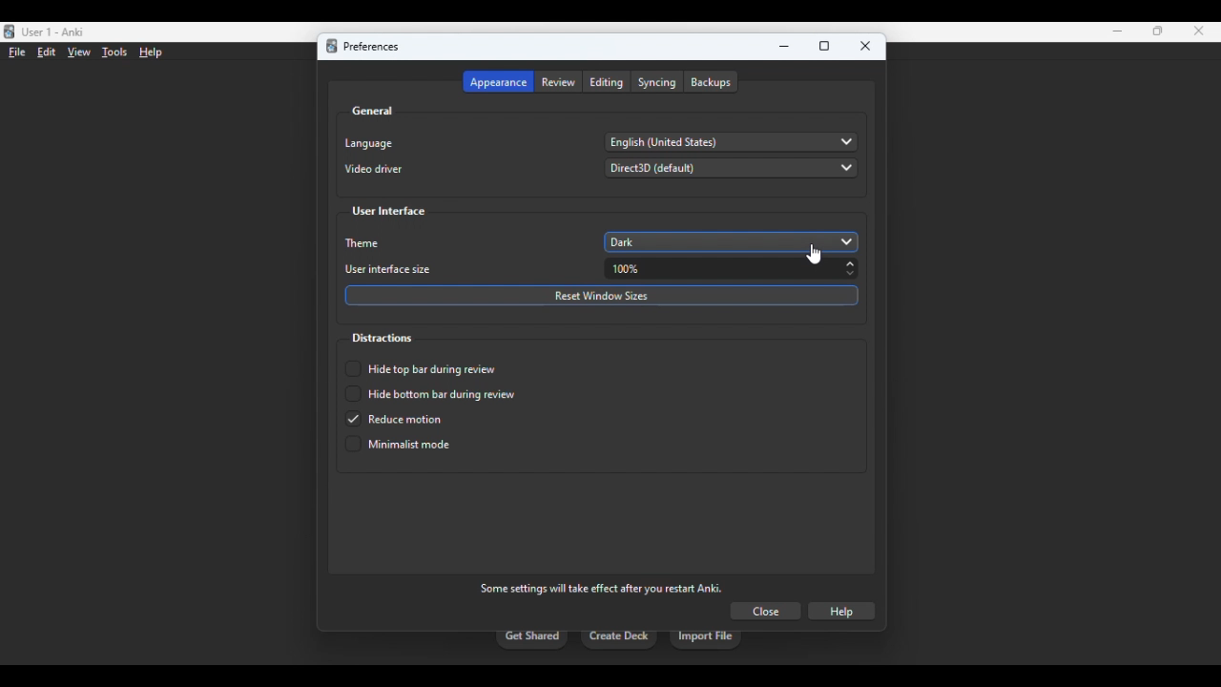 Image resolution: width=1221 pixels, height=687 pixels. What do you see at coordinates (657, 82) in the screenshot?
I see `syncing` at bounding box center [657, 82].